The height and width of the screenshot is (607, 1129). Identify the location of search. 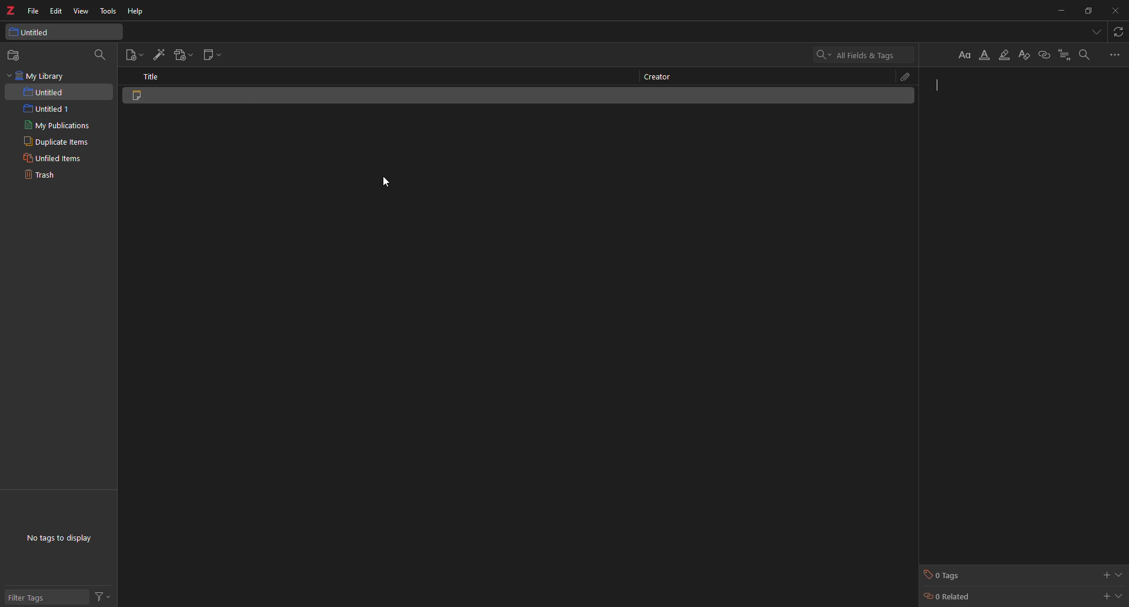
(101, 56).